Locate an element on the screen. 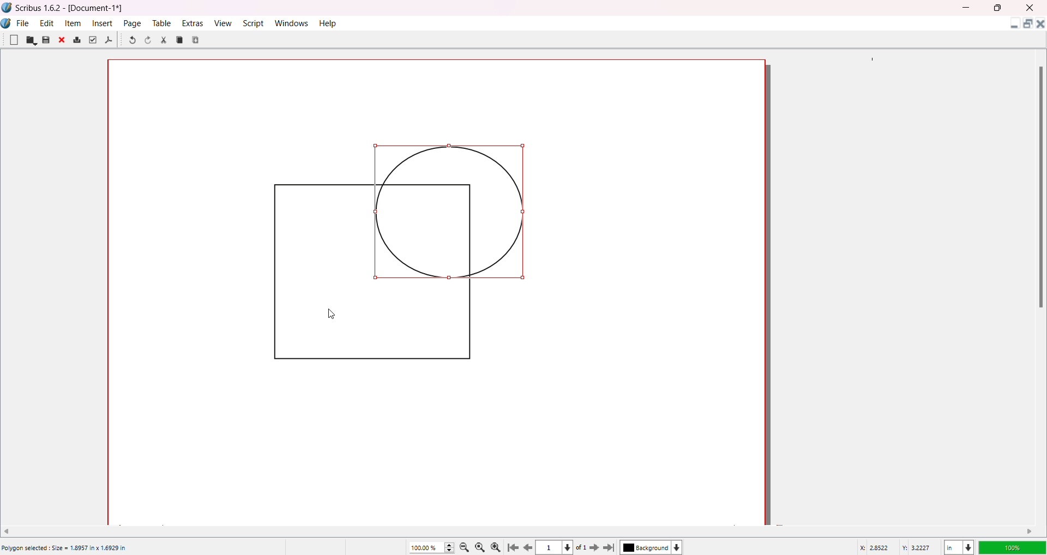 This screenshot has height=555, width=1047. Open is located at coordinates (31, 40).